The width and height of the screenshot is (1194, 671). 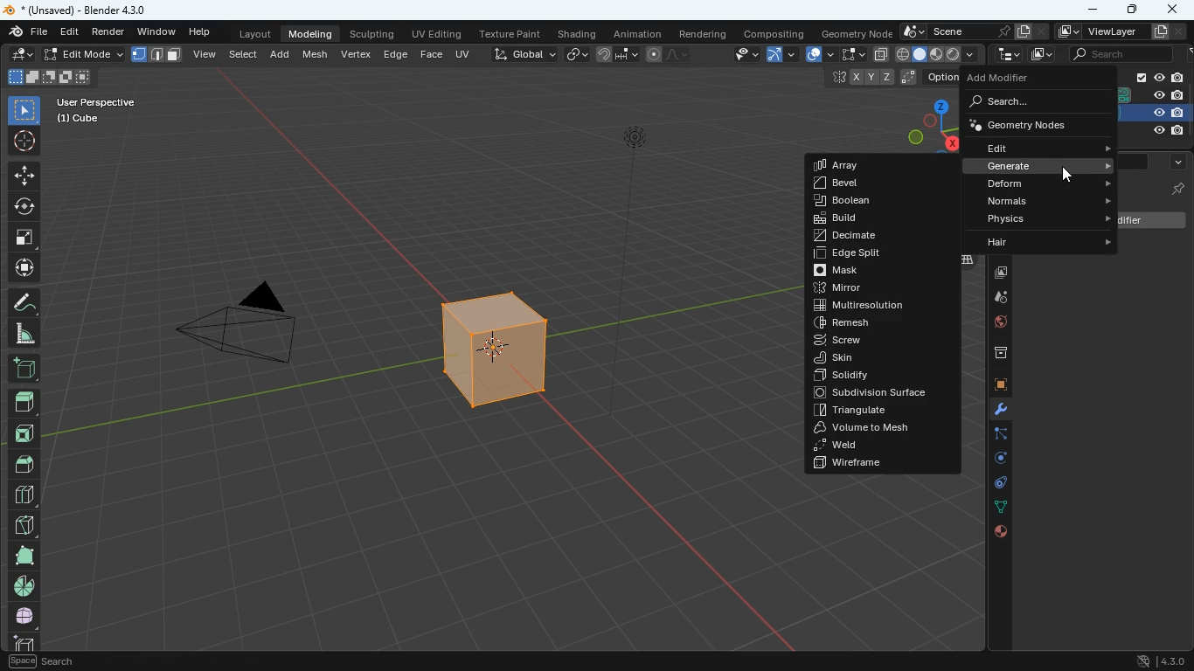 What do you see at coordinates (968, 260) in the screenshot?
I see `layers` at bounding box center [968, 260].